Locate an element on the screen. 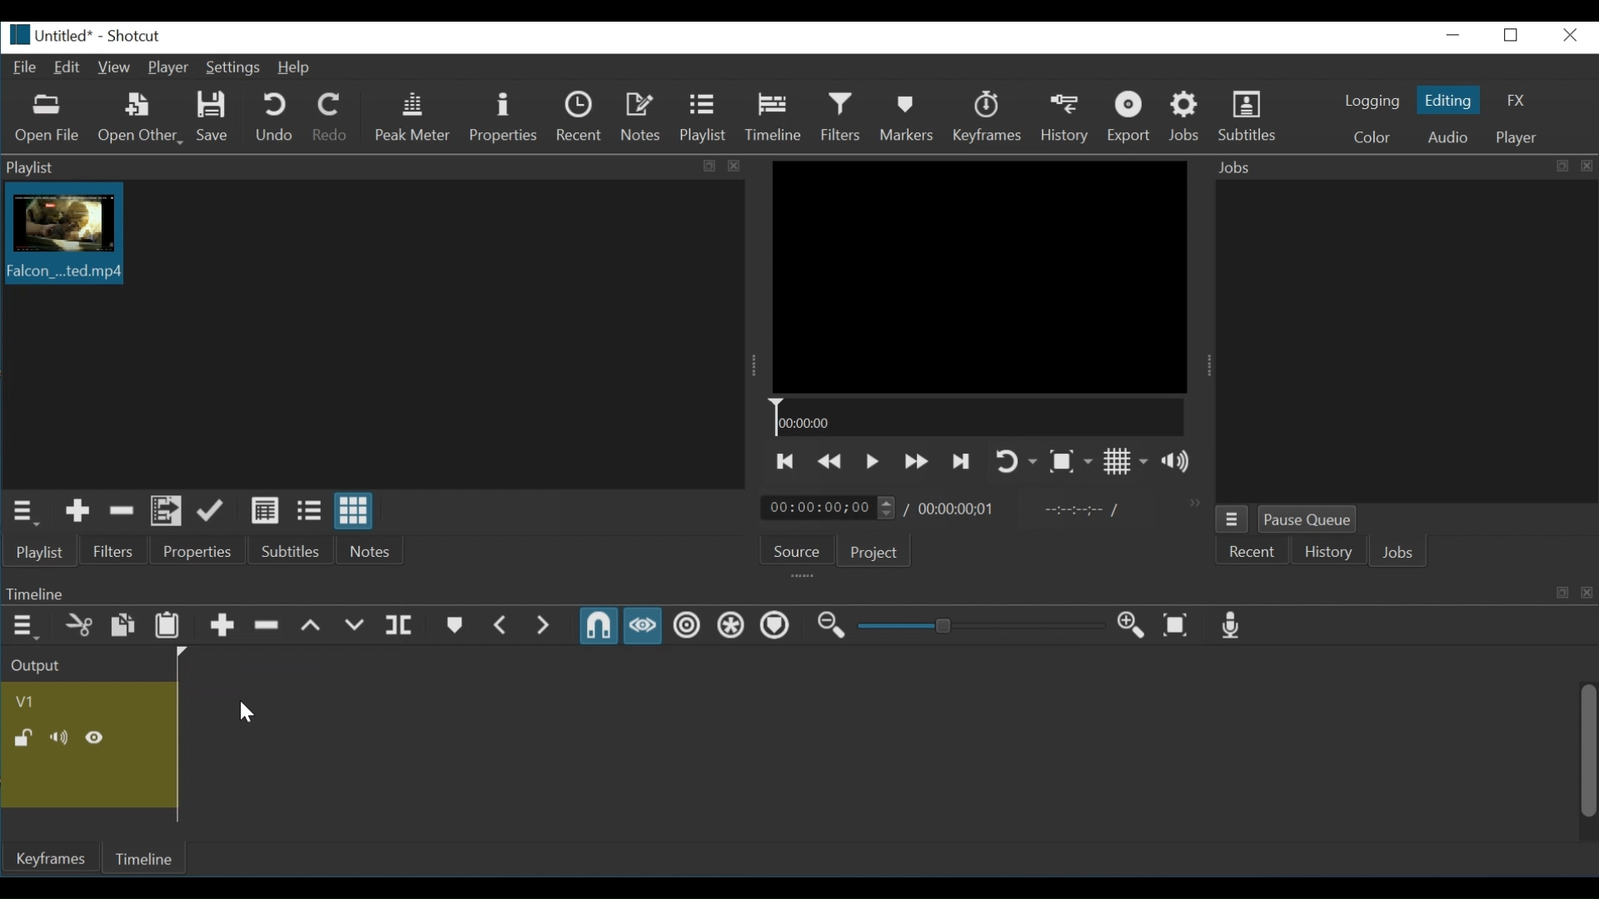 This screenshot has height=899, width=1599. Player is located at coordinates (168, 68).